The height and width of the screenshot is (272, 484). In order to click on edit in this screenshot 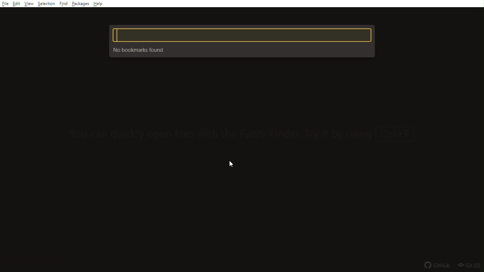, I will do `click(16, 4)`.